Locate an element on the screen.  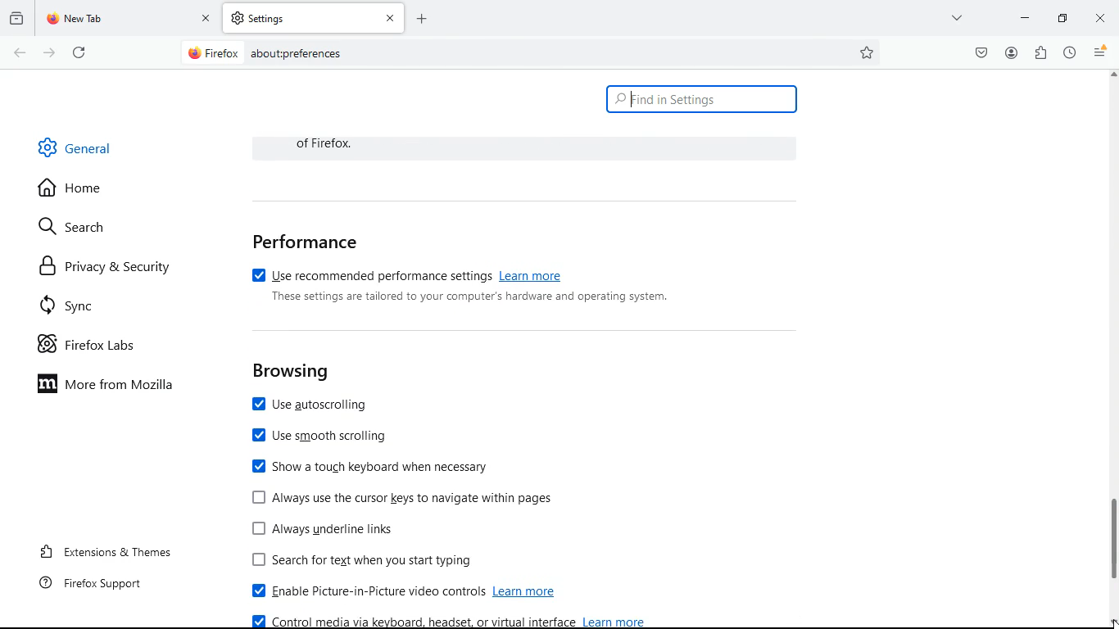
more from mozilla is located at coordinates (116, 387).